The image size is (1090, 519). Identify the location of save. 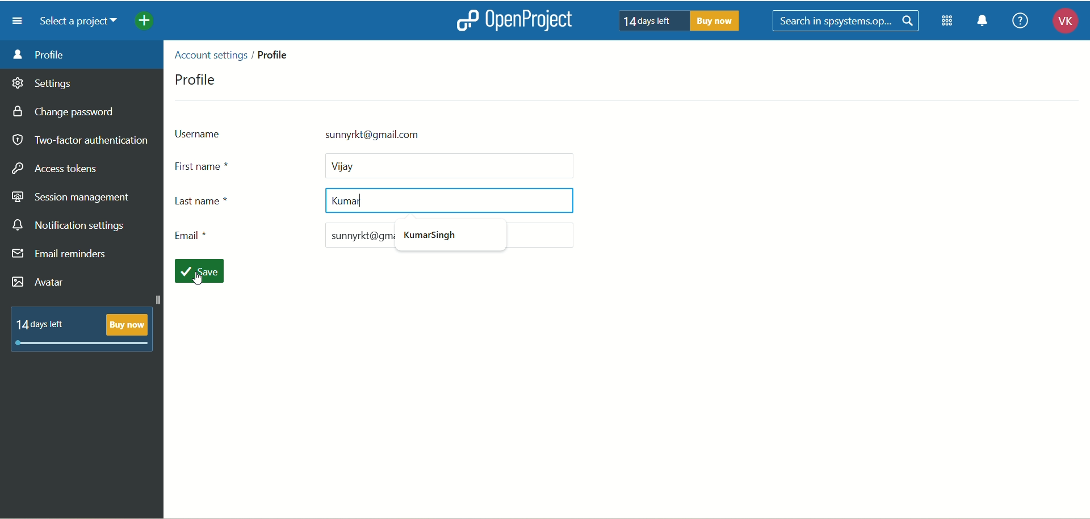
(203, 272).